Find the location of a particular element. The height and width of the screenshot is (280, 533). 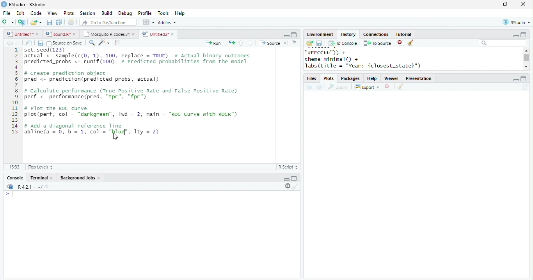

Mosquito R codes.v1 is located at coordinates (107, 34).